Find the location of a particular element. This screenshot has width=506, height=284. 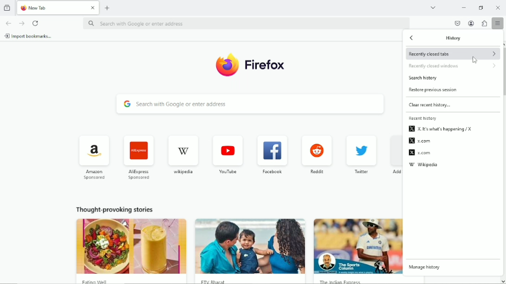

icon is located at coordinates (92, 152).